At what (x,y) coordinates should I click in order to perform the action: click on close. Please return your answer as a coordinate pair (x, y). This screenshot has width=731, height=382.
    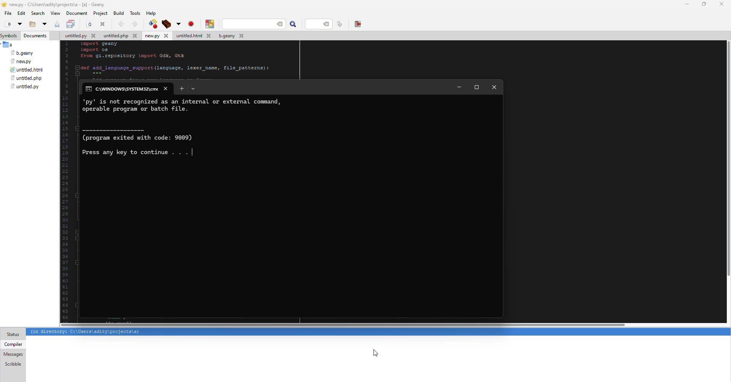
    Looking at the image, I should click on (103, 24).